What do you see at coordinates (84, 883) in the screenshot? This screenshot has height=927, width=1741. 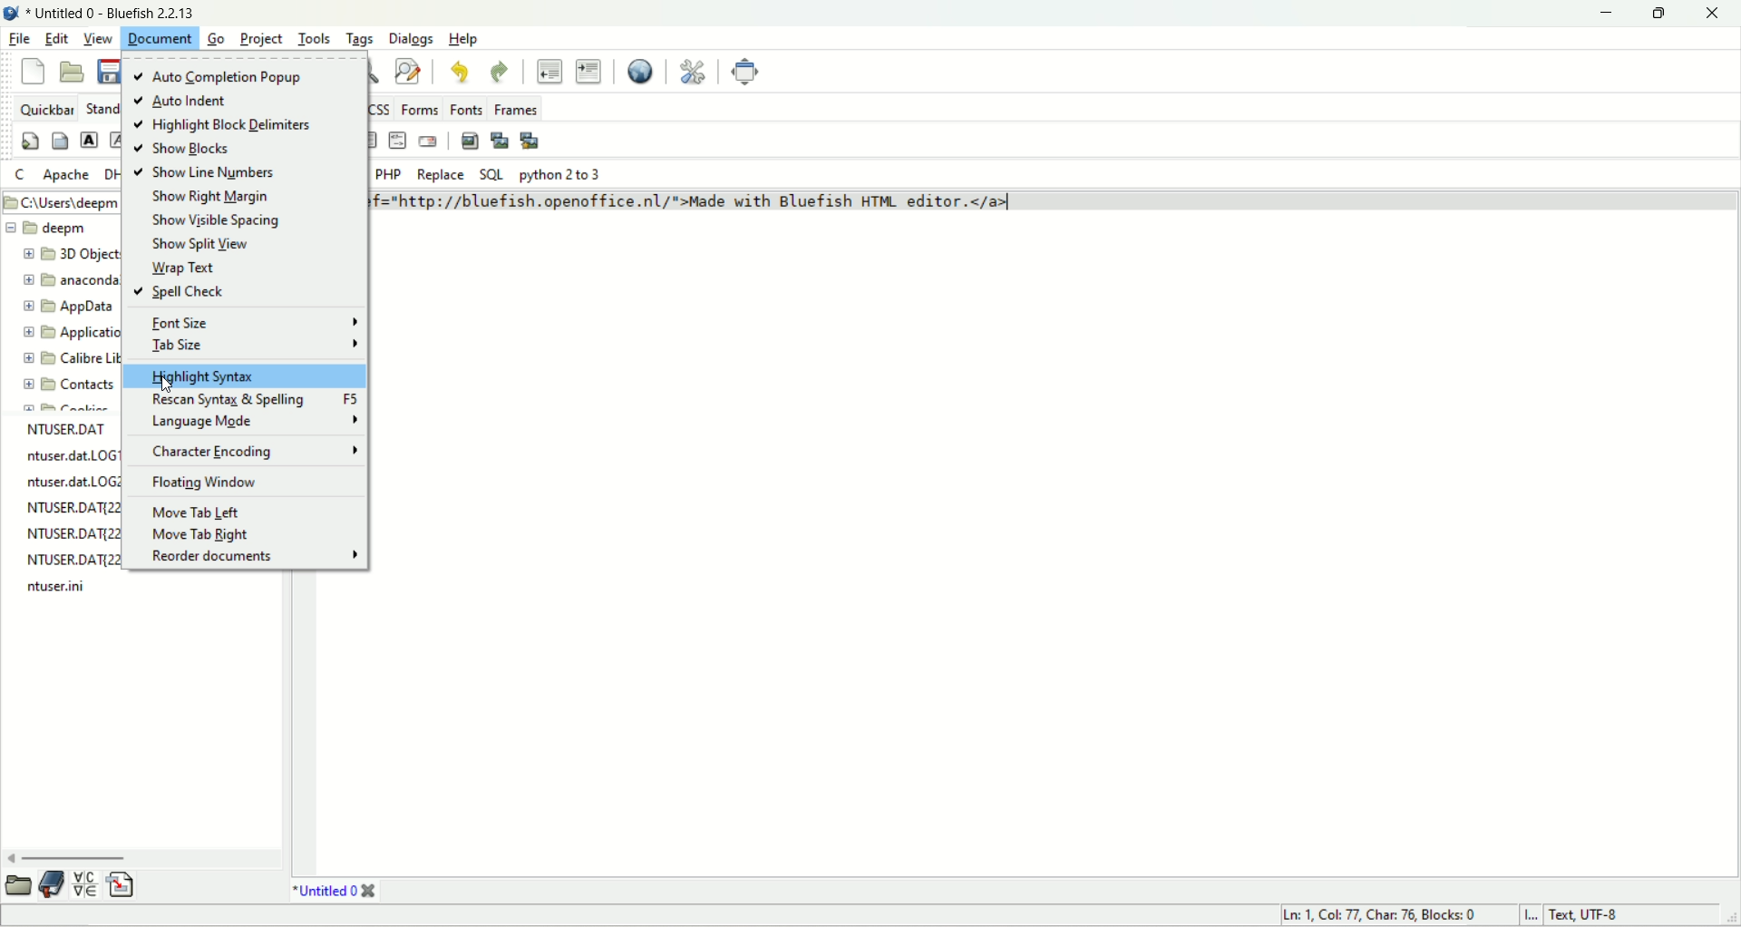 I see `insert special character` at bounding box center [84, 883].